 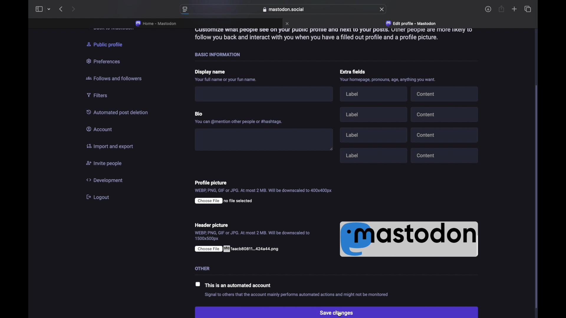 What do you see at coordinates (49, 9) in the screenshot?
I see `tab group picker` at bounding box center [49, 9].